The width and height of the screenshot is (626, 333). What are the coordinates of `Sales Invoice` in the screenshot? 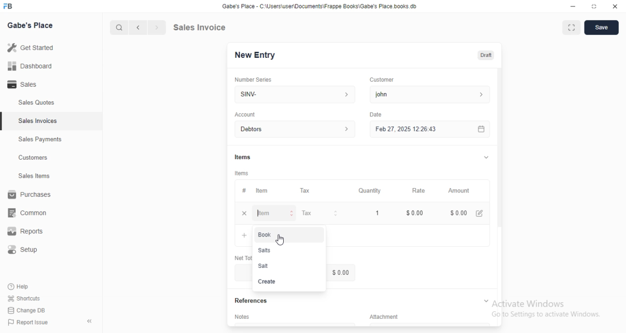 It's located at (221, 27).